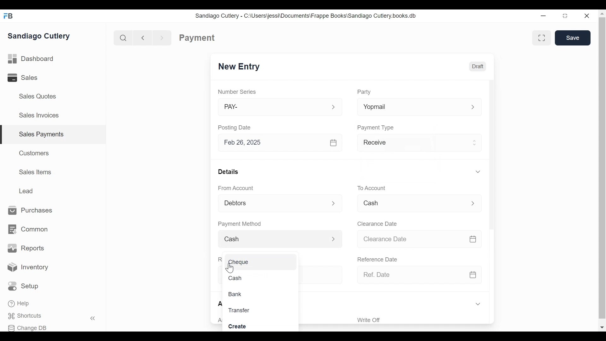 Image resolution: width=606 pixels, height=341 pixels. Describe the element at coordinates (39, 116) in the screenshot. I see `Sales Invoices` at that location.